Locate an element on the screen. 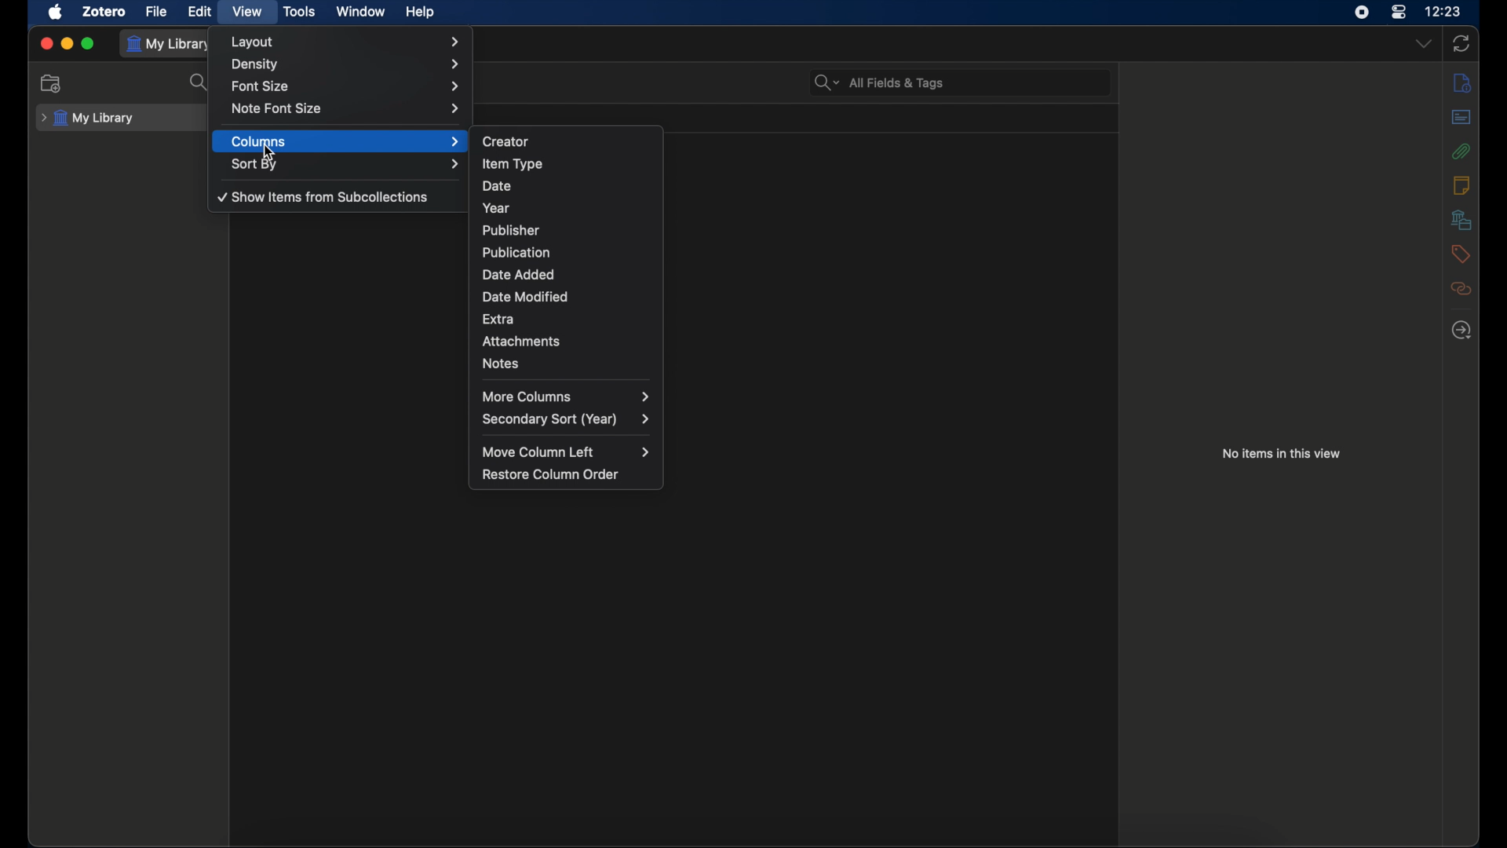 Image resolution: width=1507 pixels, height=848 pixels. file is located at coordinates (157, 13).